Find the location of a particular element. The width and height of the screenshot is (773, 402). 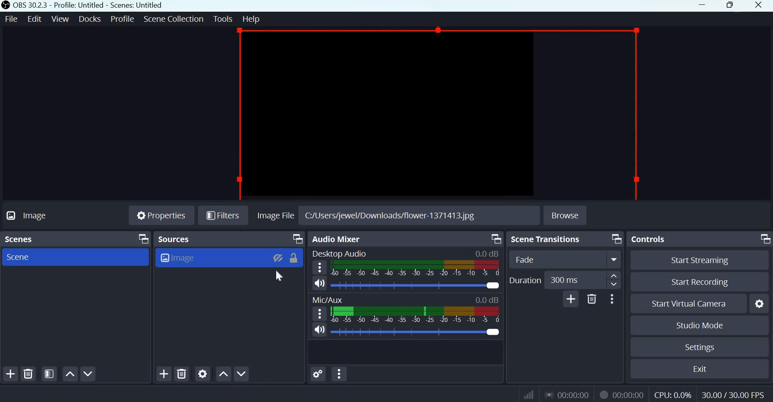

More Options is located at coordinates (613, 298).